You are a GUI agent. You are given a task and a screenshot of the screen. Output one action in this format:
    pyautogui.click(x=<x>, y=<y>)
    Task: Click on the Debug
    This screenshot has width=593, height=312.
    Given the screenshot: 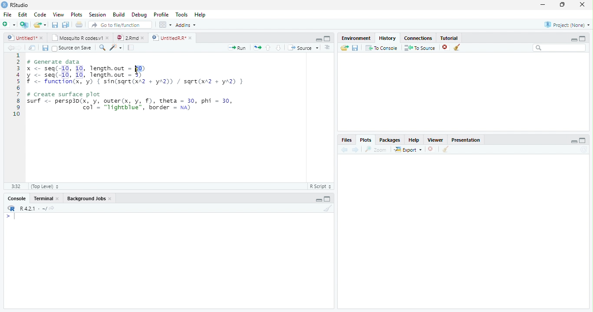 What is the action you would take?
    pyautogui.click(x=139, y=14)
    